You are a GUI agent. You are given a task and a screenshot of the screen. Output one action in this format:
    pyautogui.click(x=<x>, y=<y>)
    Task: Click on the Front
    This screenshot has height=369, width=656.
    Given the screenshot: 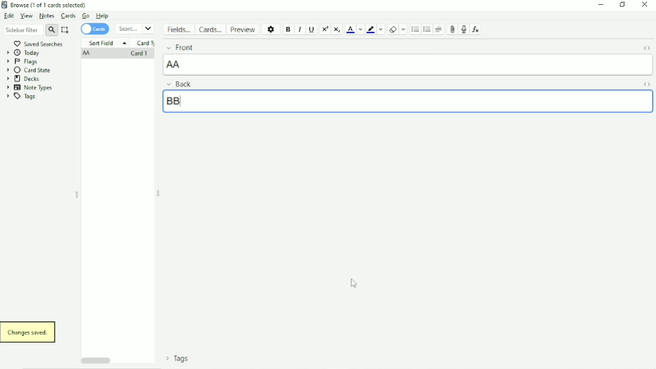 What is the action you would take?
    pyautogui.click(x=180, y=47)
    